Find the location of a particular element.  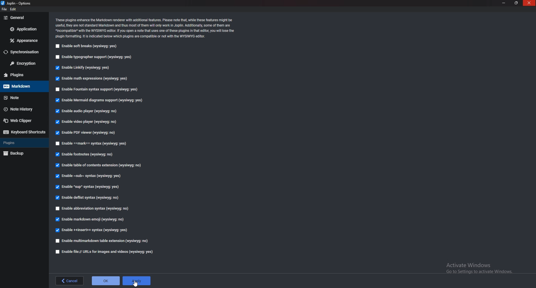

Enable sup syntax is located at coordinates (88, 187).